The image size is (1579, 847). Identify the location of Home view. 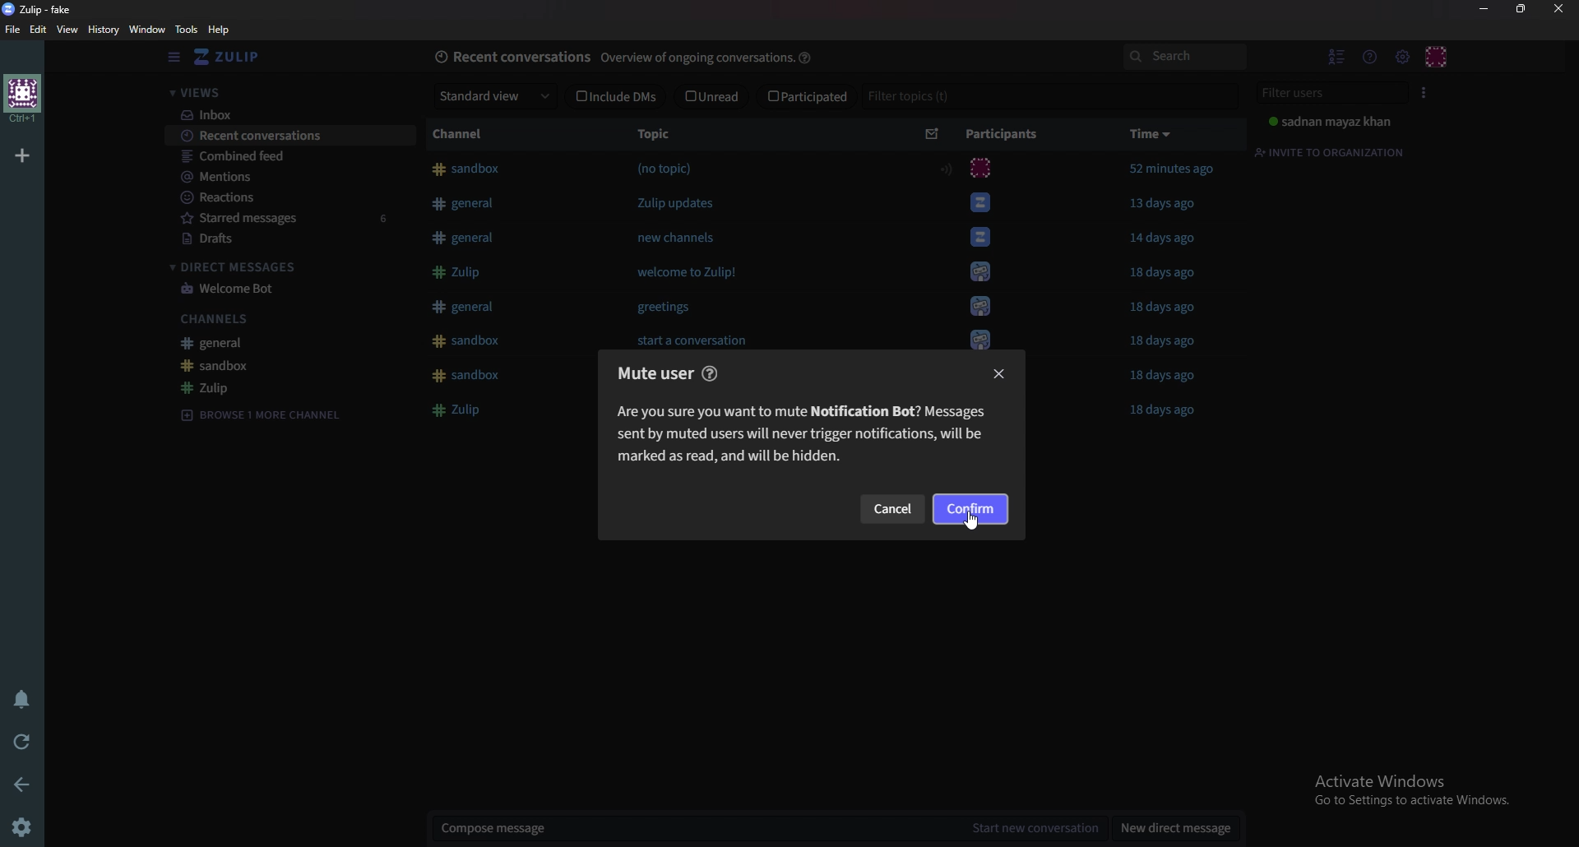
(243, 56).